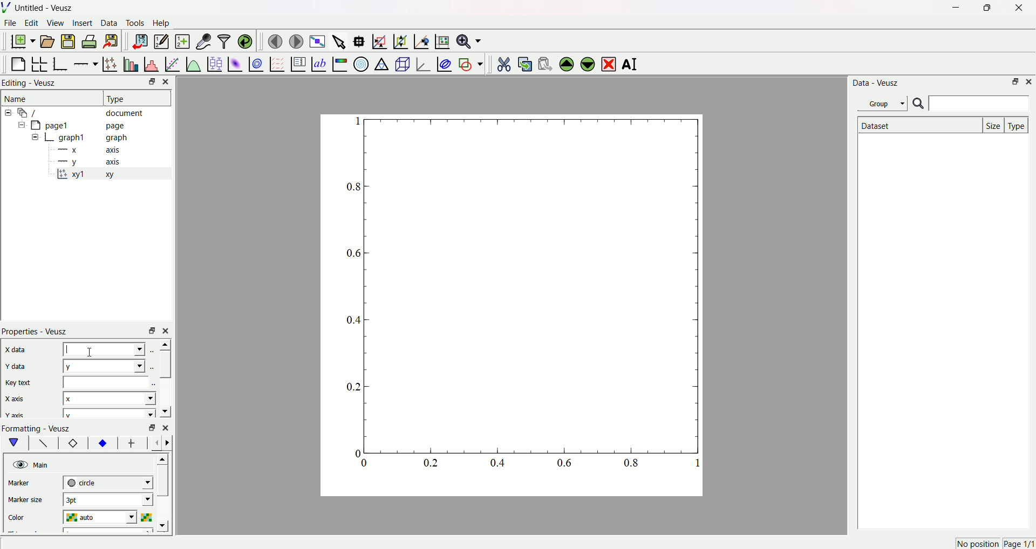  What do you see at coordinates (107, 482) in the screenshot?
I see `circle` at bounding box center [107, 482].